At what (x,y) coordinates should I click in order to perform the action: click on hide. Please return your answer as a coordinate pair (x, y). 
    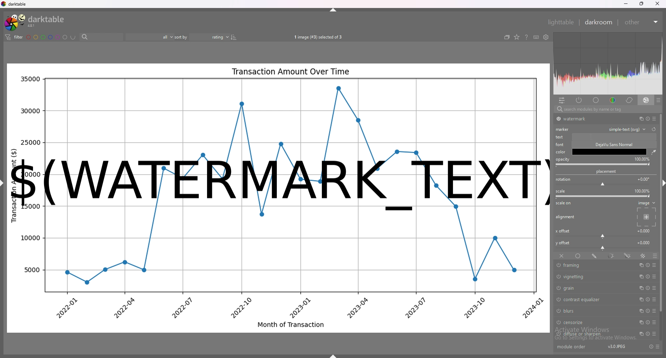
    Looking at the image, I should click on (662, 184).